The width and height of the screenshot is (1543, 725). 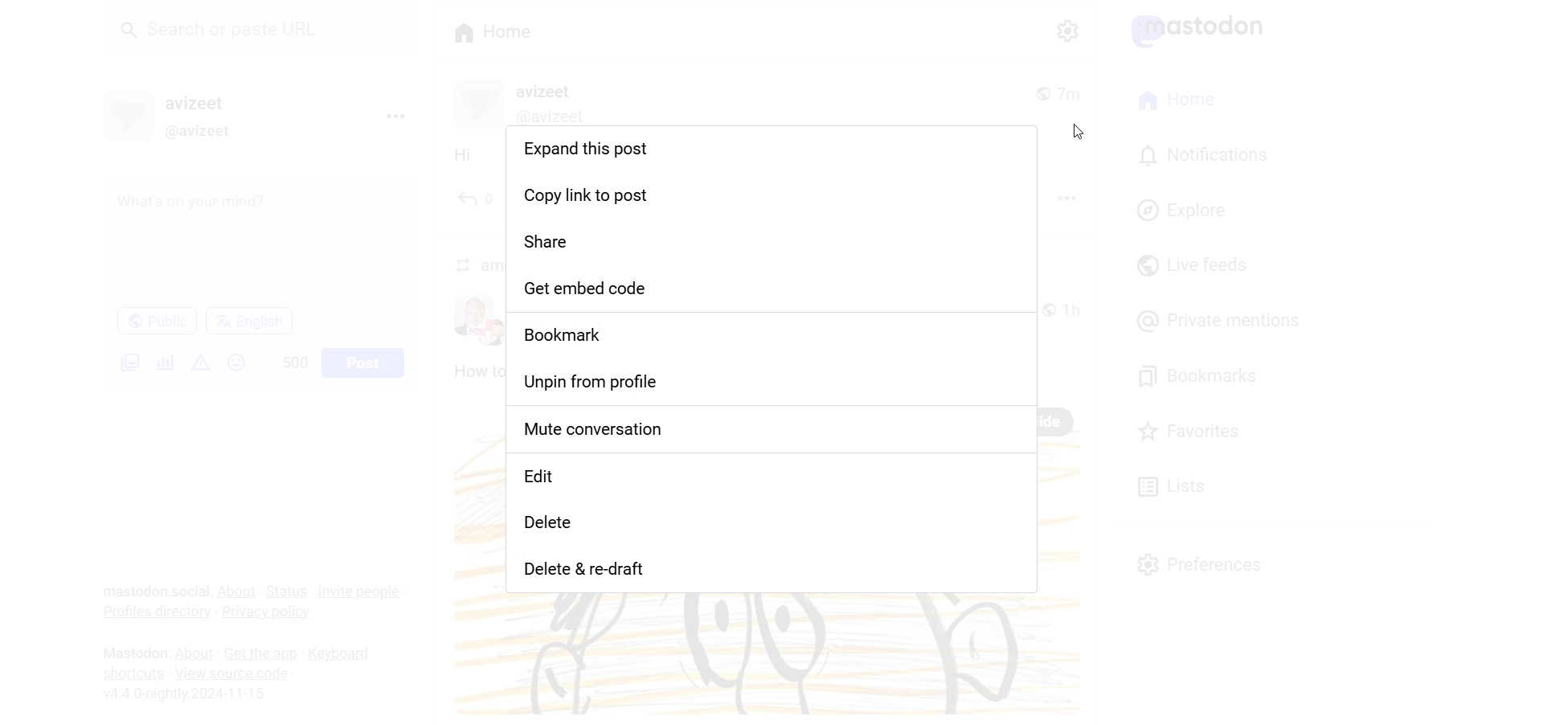 I want to click on Live Feeds, so click(x=1191, y=265).